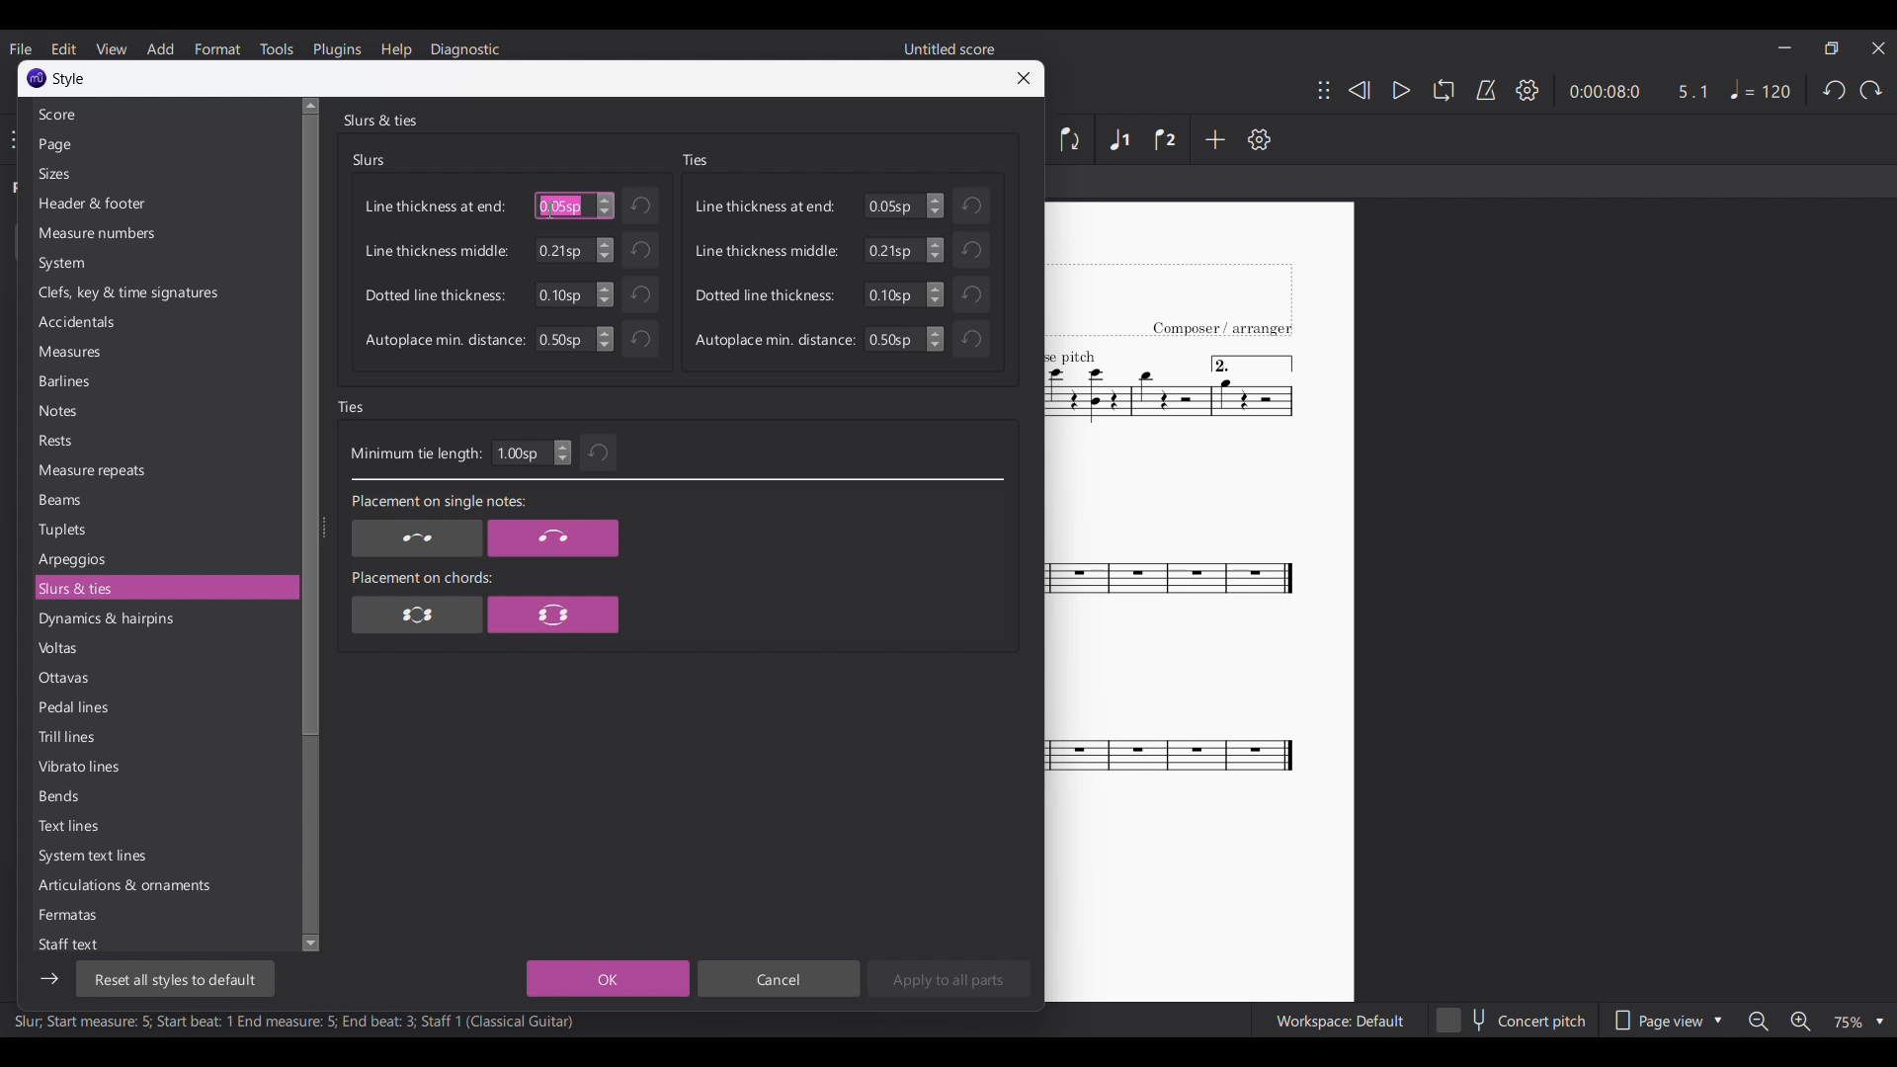  I want to click on Reset all styles to default, so click(174, 979).